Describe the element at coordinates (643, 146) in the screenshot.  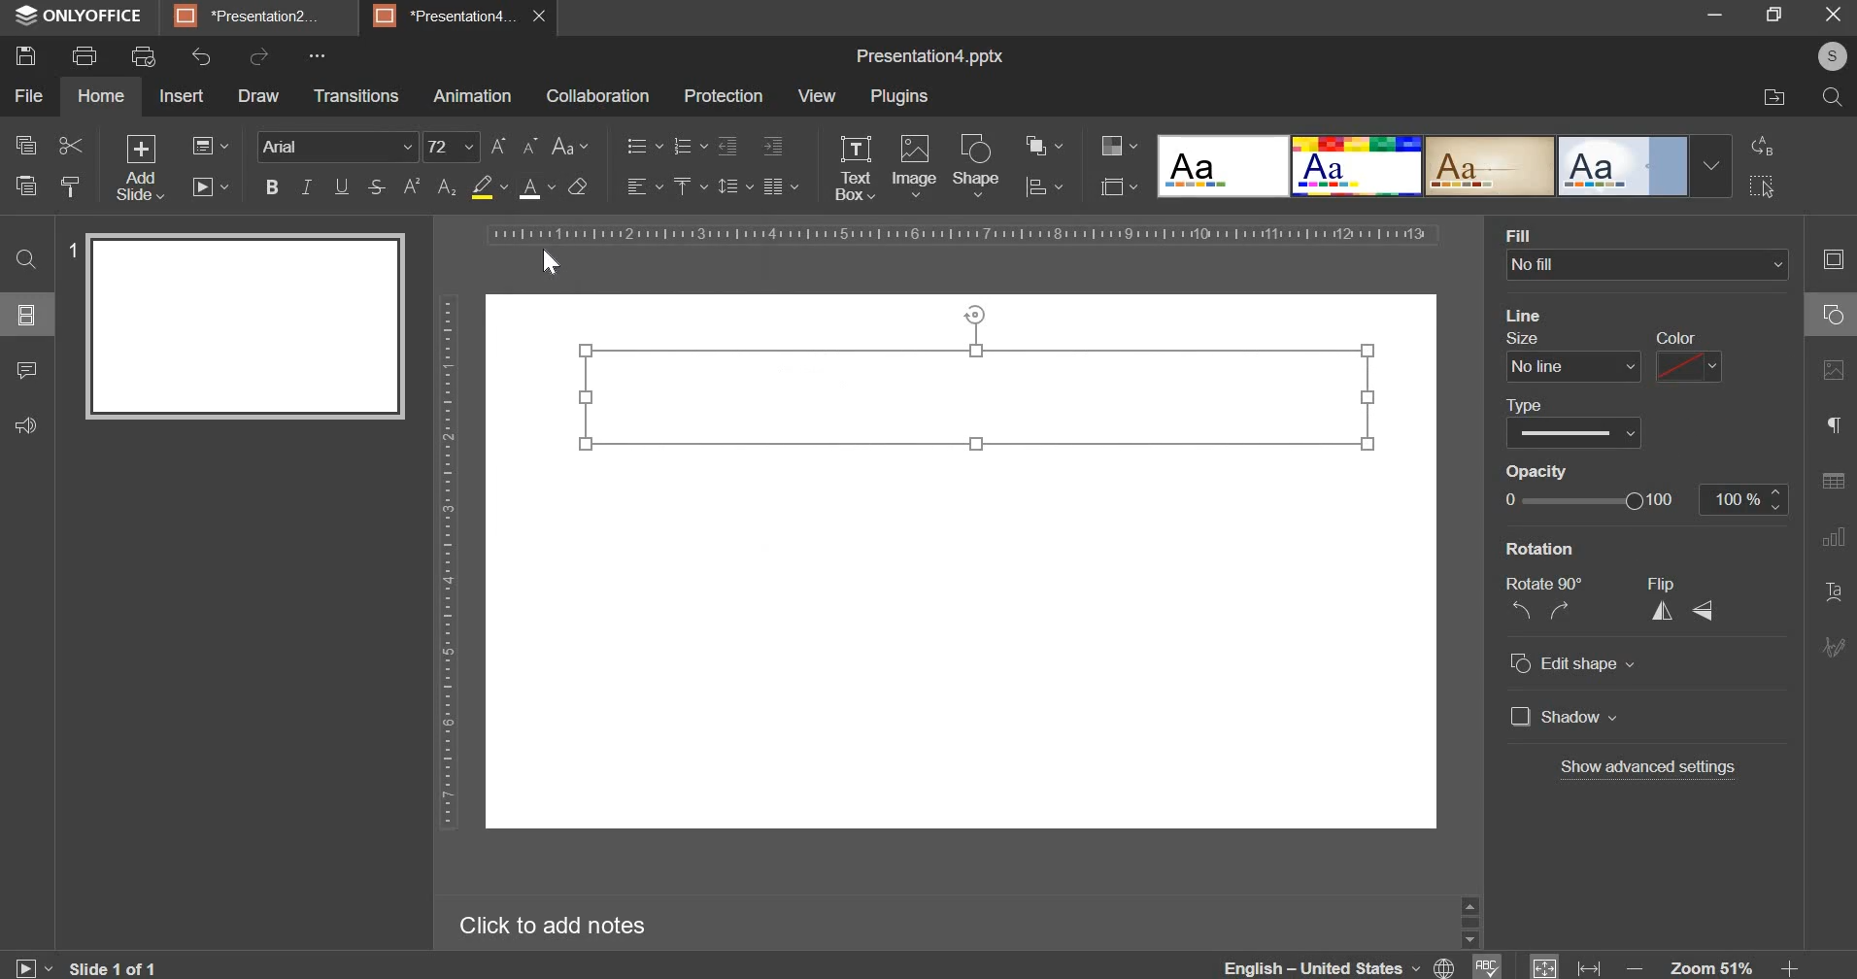
I see `bullets` at that location.